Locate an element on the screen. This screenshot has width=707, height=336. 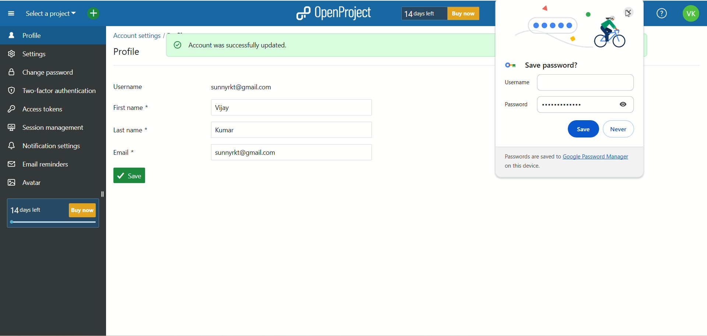
account is located at coordinates (688, 15).